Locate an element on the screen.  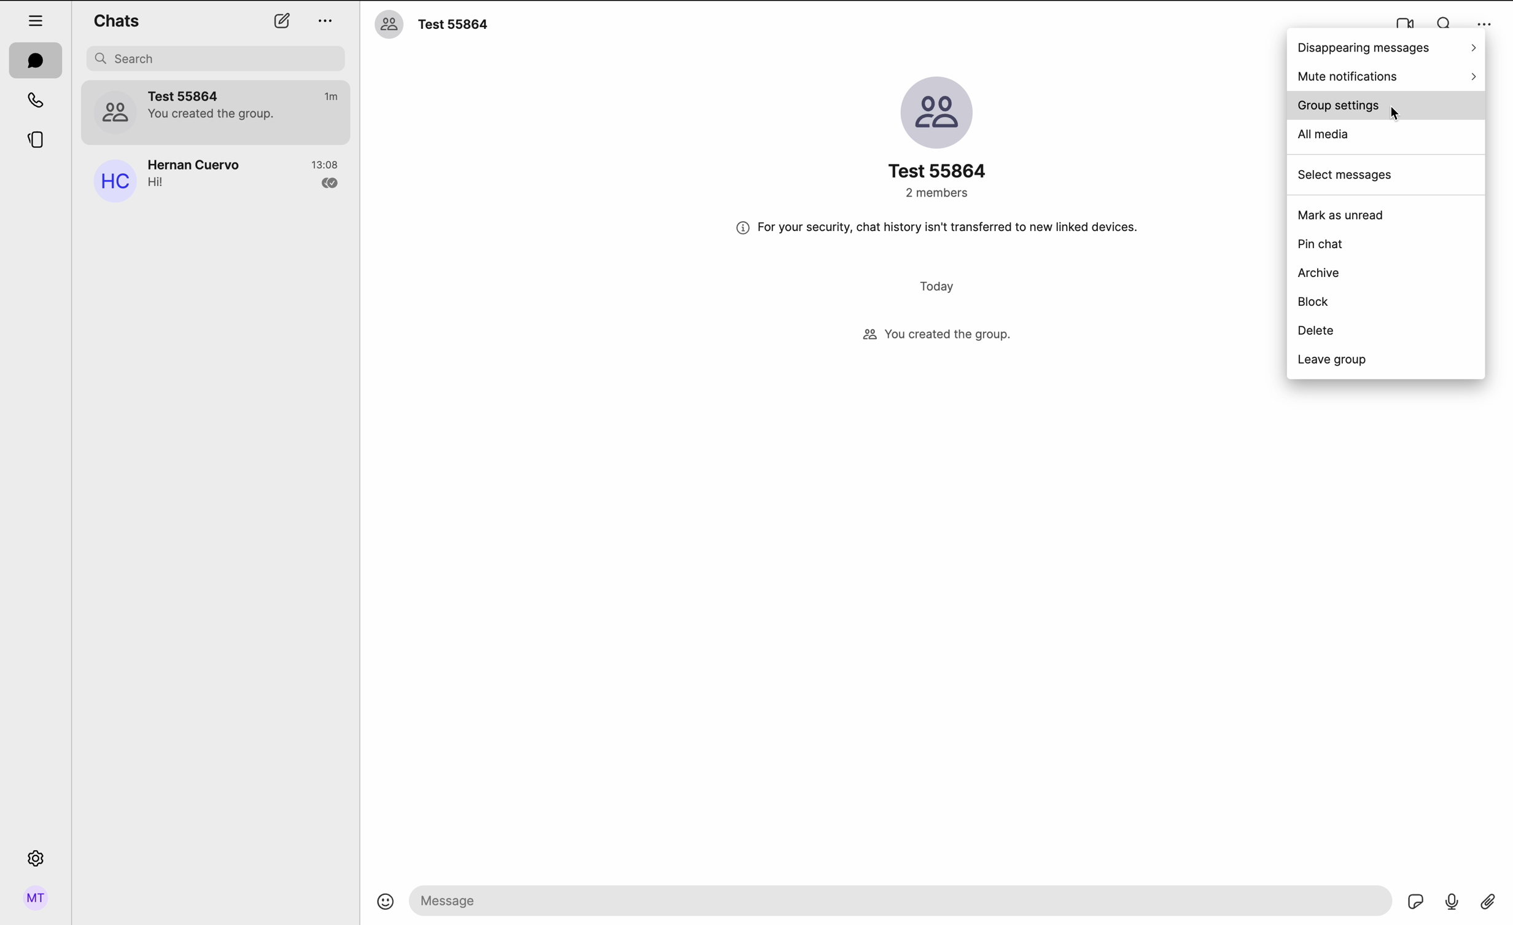
search bar is located at coordinates (218, 58).